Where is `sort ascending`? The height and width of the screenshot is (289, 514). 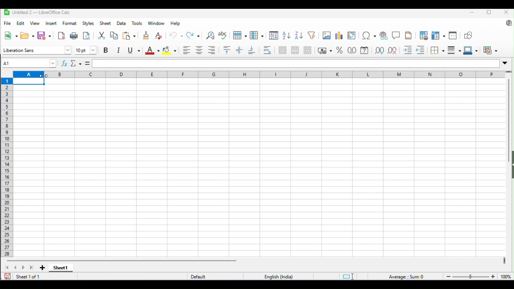 sort ascending is located at coordinates (286, 36).